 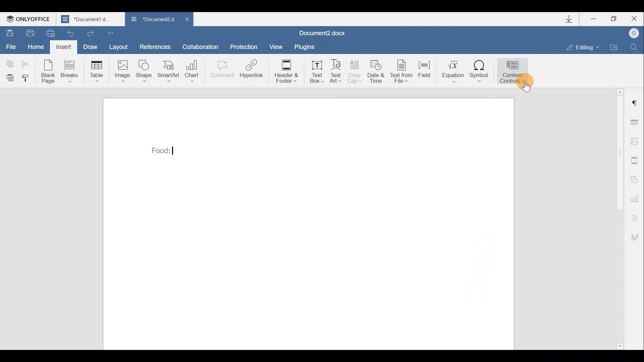 I want to click on Text Art settings, so click(x=637, y=217).